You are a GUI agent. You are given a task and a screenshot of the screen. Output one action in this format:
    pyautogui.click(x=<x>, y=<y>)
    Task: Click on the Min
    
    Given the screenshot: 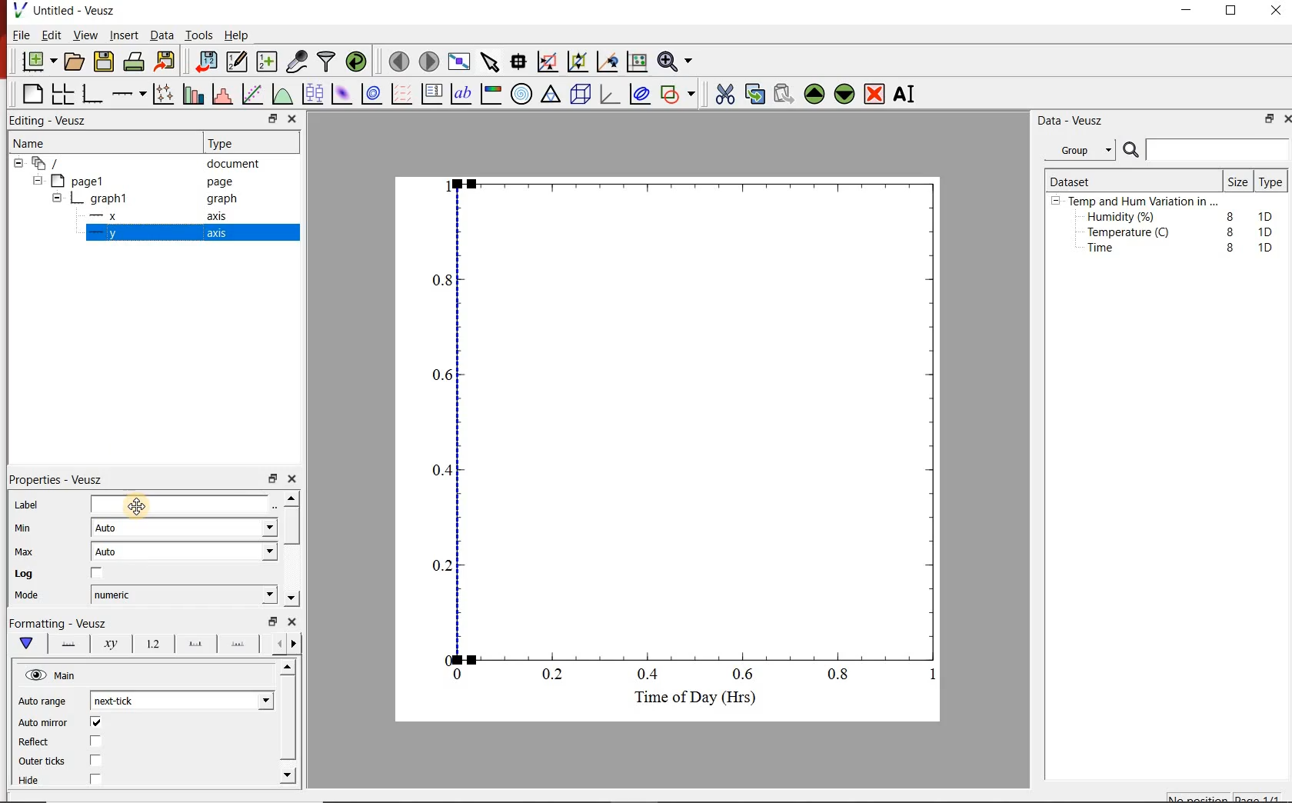 What is the action you would take?
    pyautogui.click(x=34, y=527)
    